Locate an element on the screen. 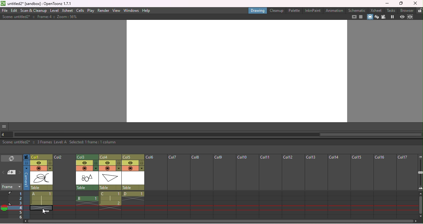 This screenshot has width=423, height=224. Lock rooms lock is located at coordinates (420, 10).